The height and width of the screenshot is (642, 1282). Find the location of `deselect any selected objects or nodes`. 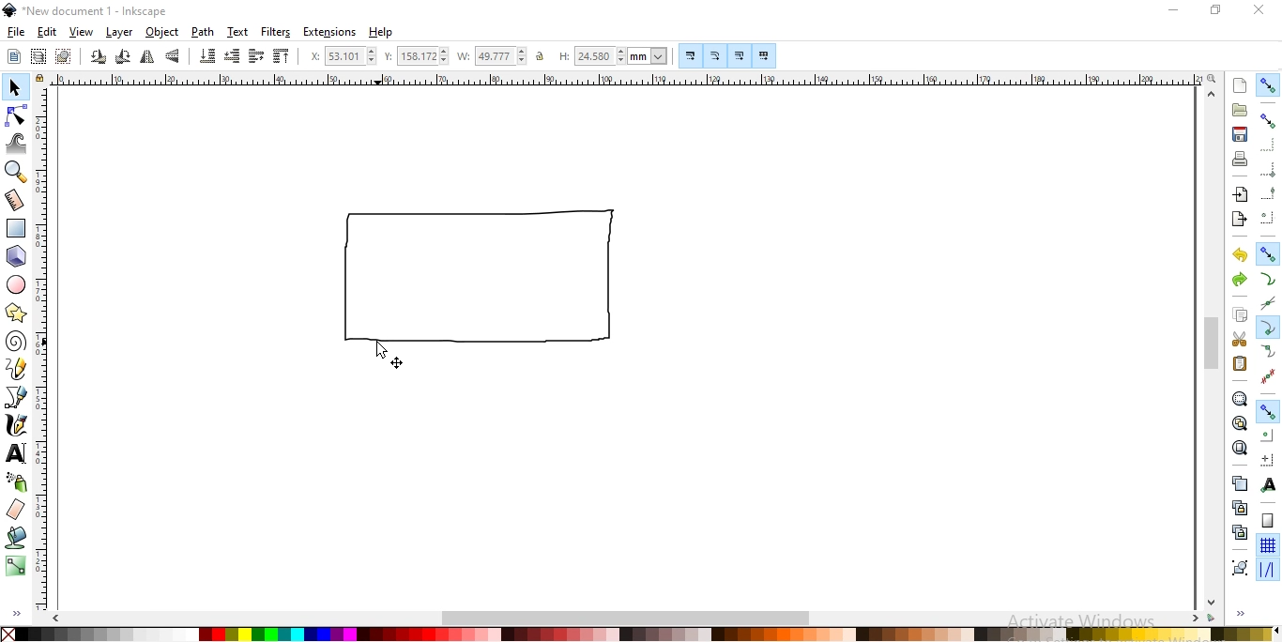

deselect any selected objects or nodes is located at coordinates (64, 56).